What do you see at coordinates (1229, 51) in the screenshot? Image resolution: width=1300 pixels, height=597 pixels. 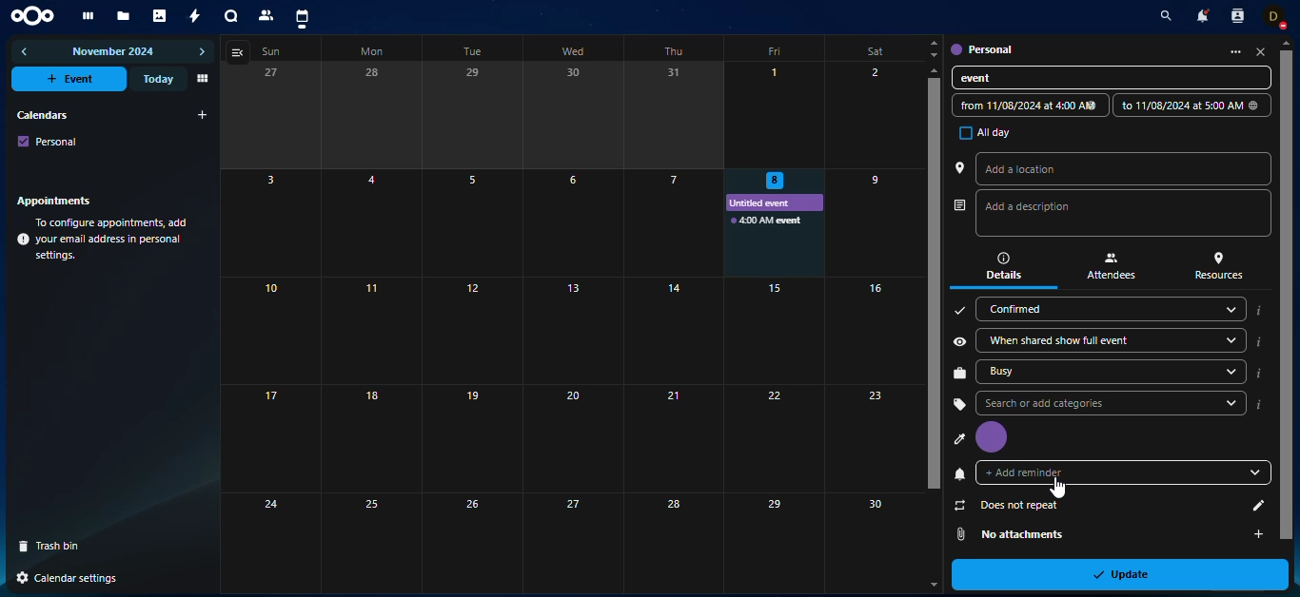 I see `more` at bounding box center [1229, 51].